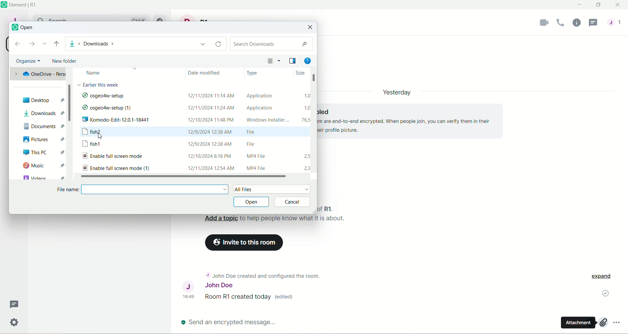 The width and height of the screenshot is (628, 334). Describe the element at coordinates (604, 294) in the screenshot. I see `message sent` at that location.